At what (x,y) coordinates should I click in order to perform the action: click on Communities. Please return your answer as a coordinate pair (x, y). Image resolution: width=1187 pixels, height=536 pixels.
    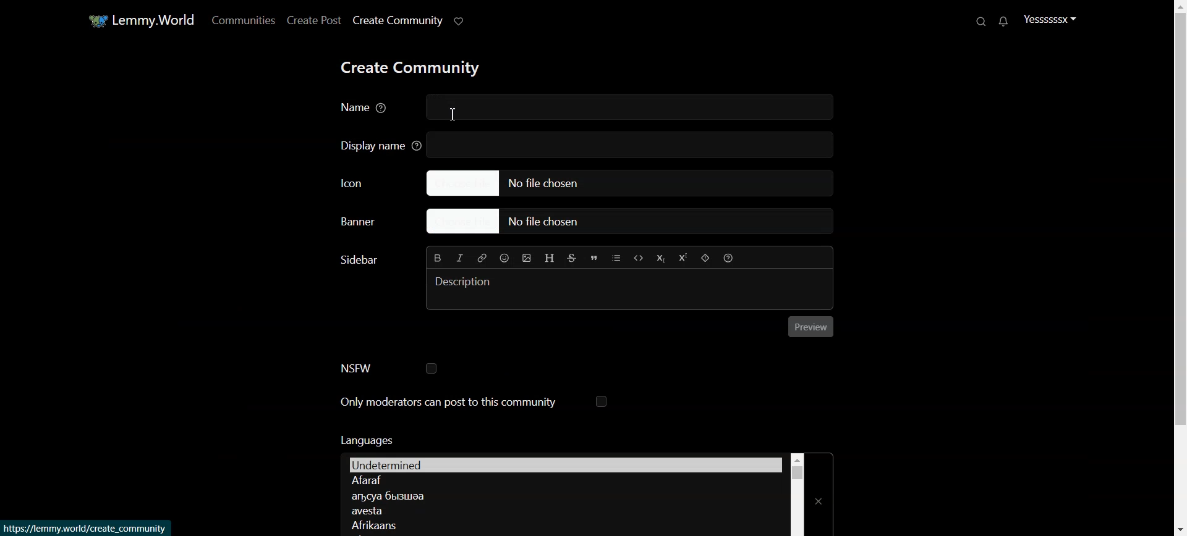
    Looking at the image, I should click on (241, 20).